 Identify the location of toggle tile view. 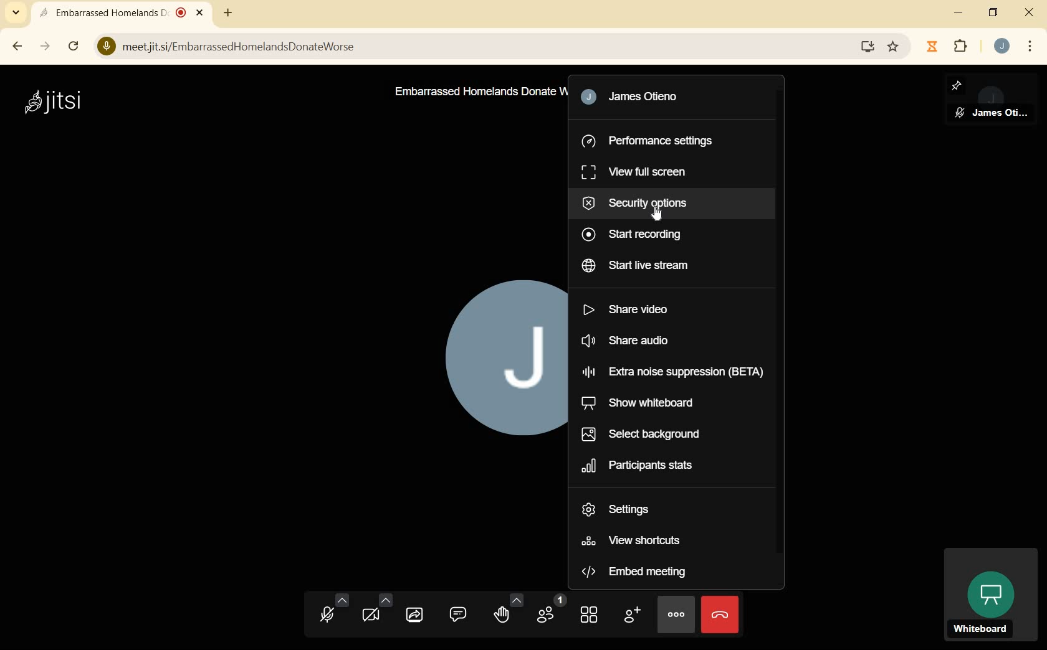
(588, 616).